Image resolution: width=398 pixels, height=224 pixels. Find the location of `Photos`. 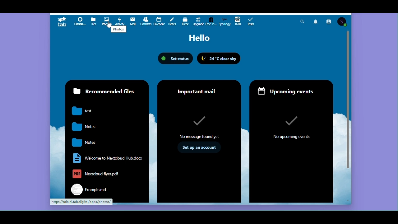

Photos is located at coordinates (119, 30).